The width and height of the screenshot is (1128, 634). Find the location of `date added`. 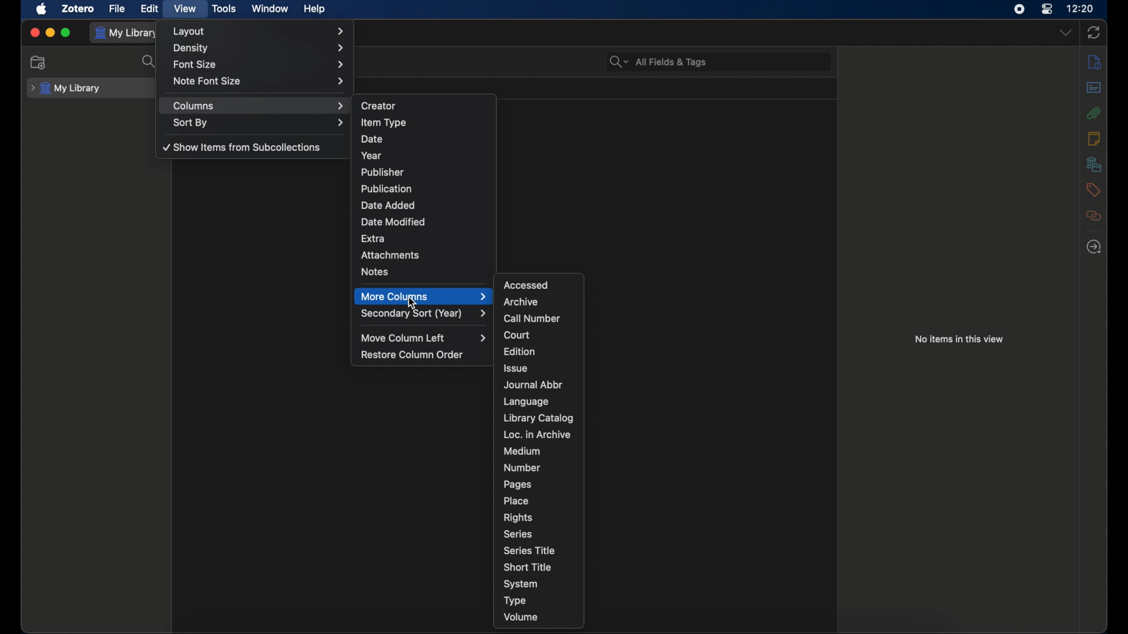

date added is located at coordinates (388, 205).